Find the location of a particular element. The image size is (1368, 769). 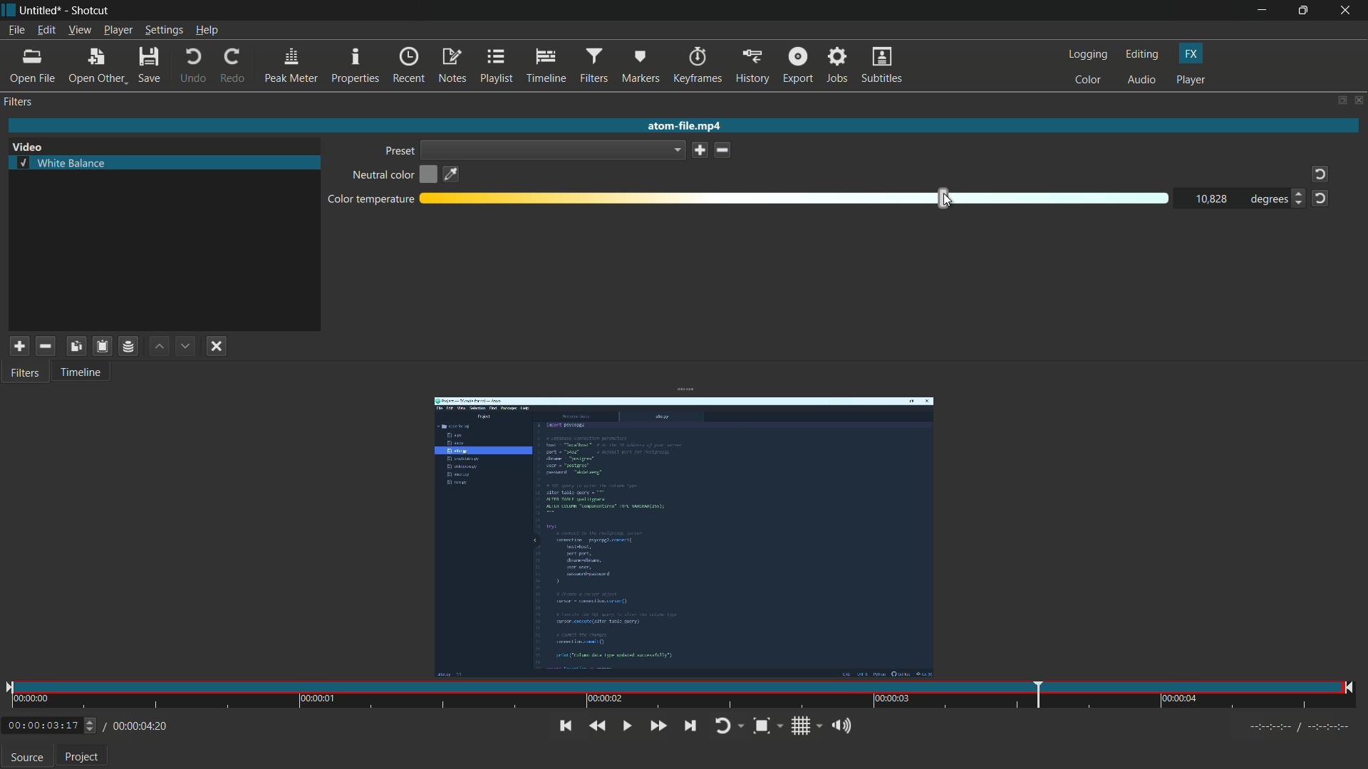

adjustment bar is located at coordinates (796, 199).